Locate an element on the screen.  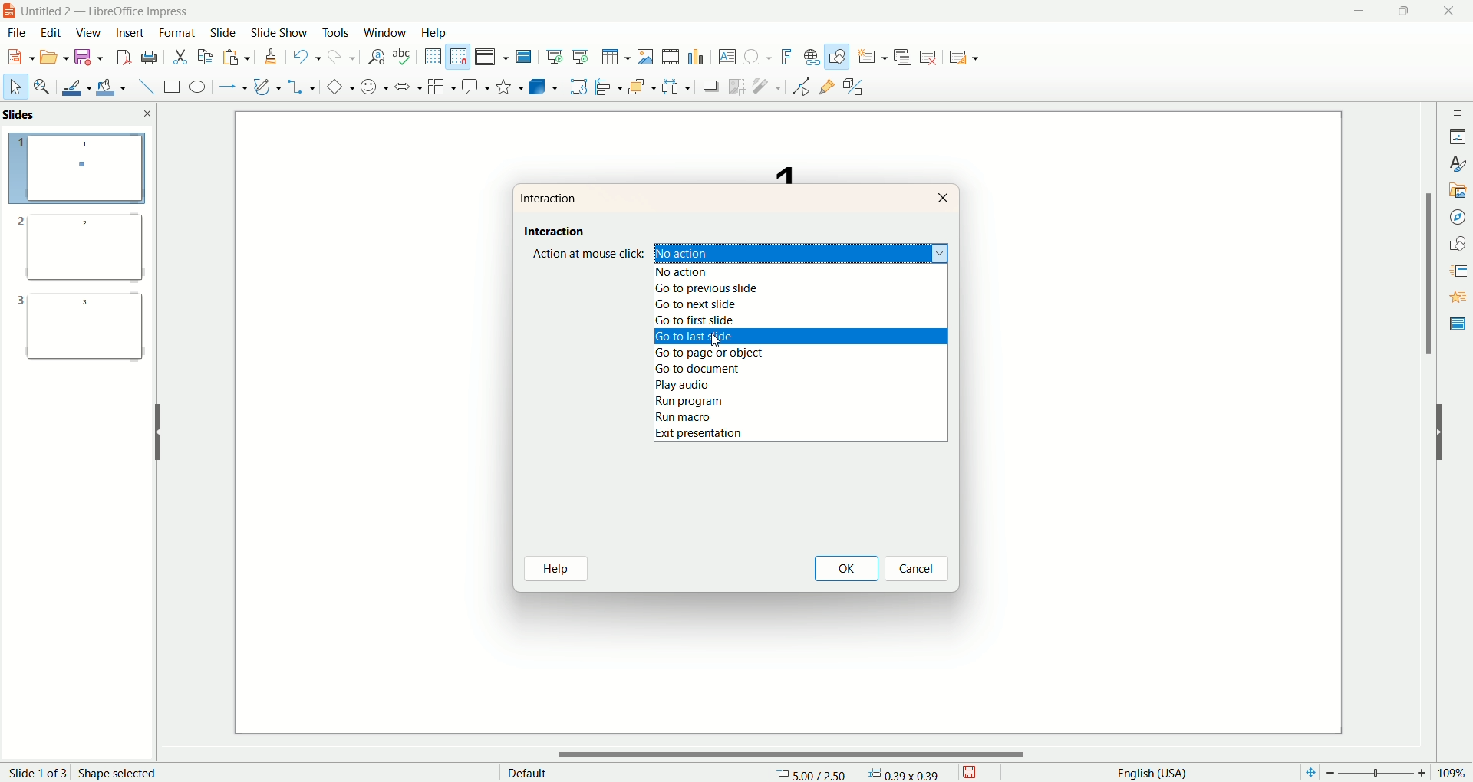
line and arrow is located at coordinates (231, 87).